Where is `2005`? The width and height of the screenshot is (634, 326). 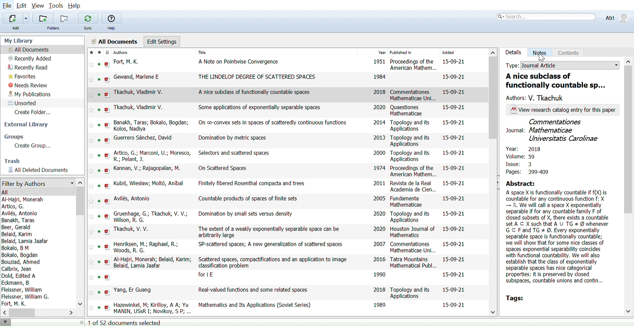
2005 is located at coordinates (378, 199).